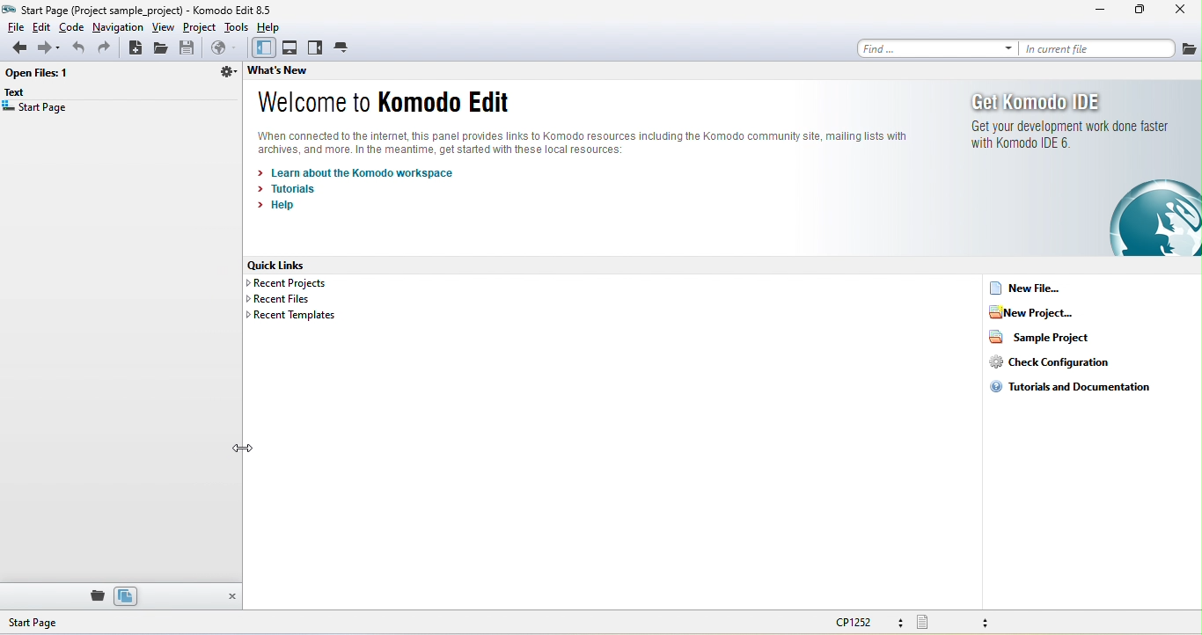 Image resolution: width=1202 pixels, height=635 pixels. I want to click on in current file, so click(1096, 48).